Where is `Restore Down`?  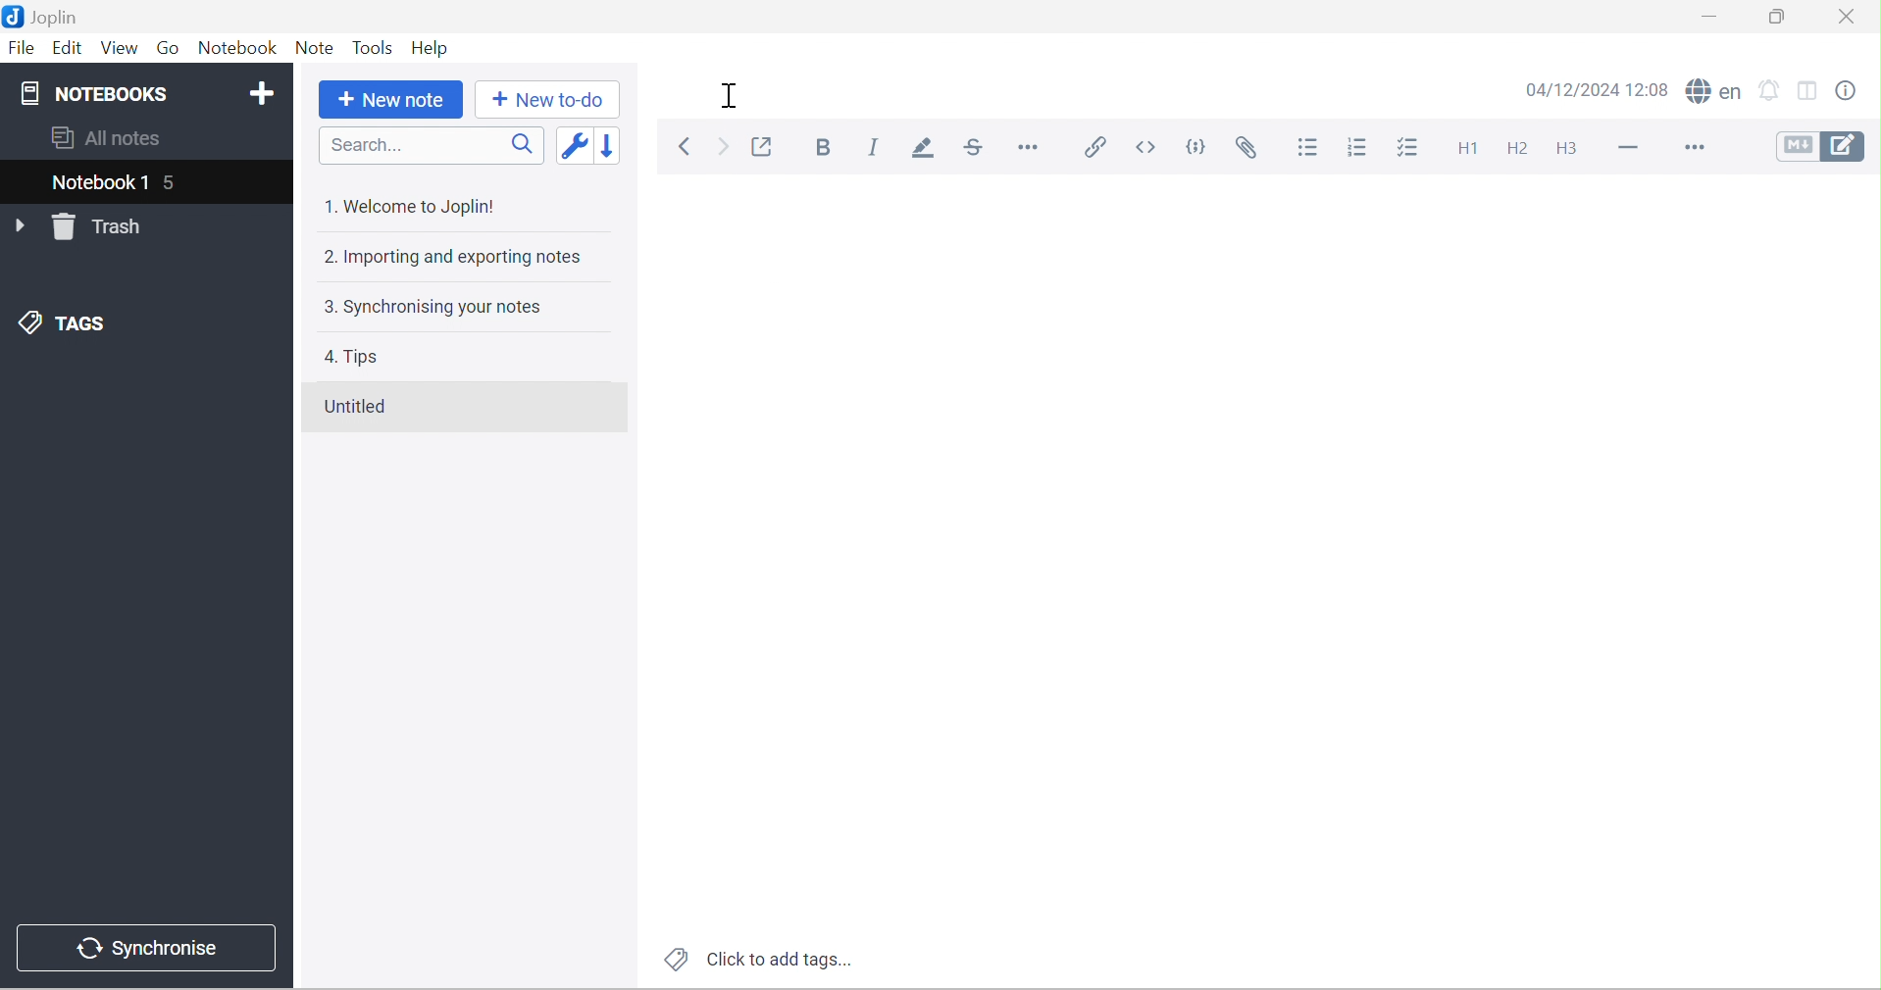
Restore Down is located at coordinates (1782, 17).